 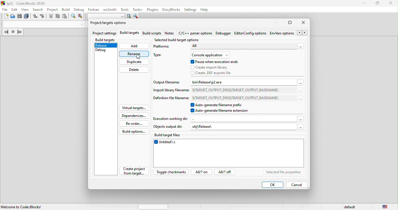 What do you see at coordinates (134, 46) in the screenshot?
I see `add` at bounding box center [134, 46].